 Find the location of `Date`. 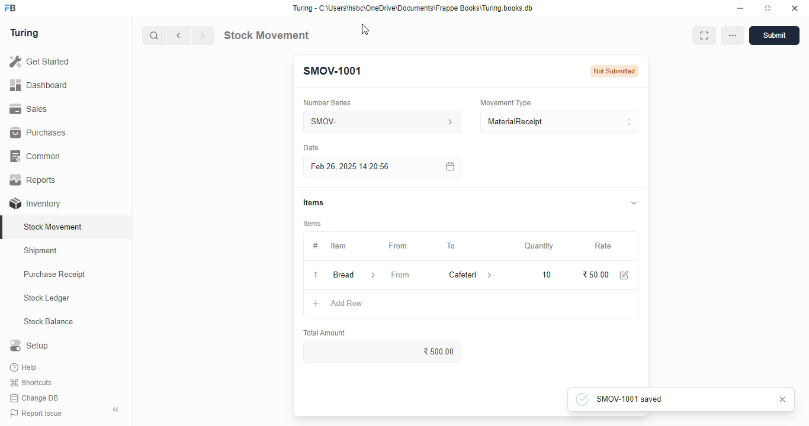

Date is located at coordinates (311, 147).